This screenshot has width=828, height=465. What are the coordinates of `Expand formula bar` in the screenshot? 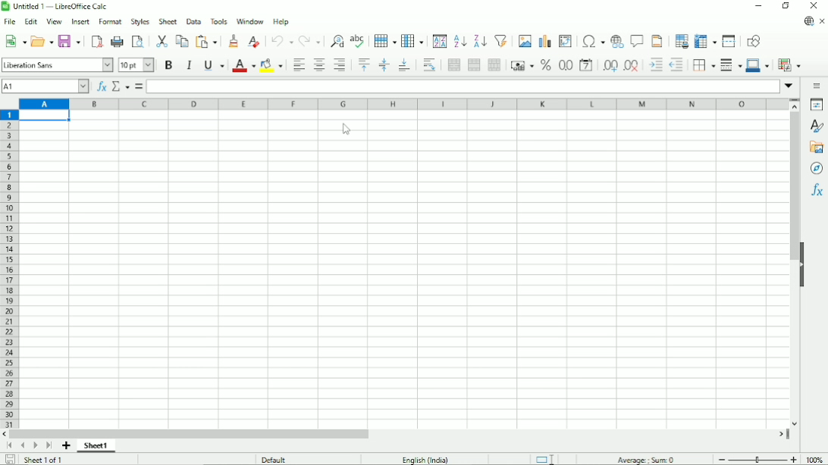 It's located at (790, 86).